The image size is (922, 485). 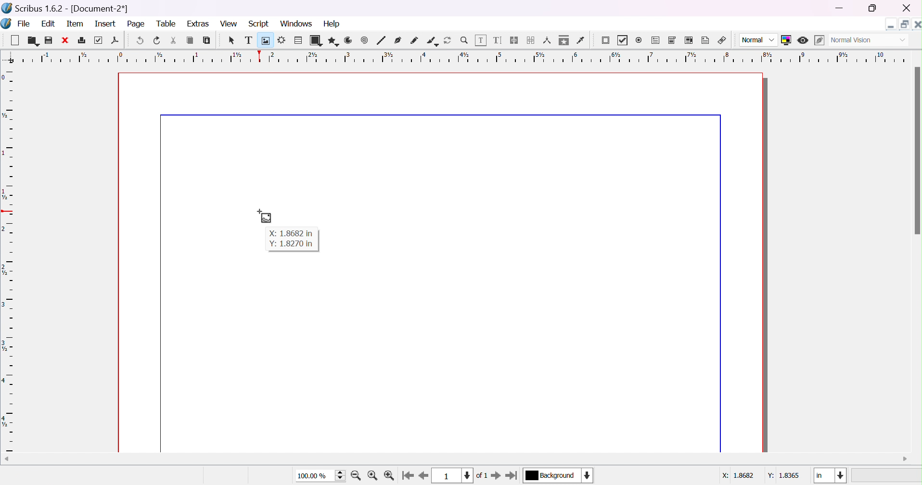 What do you see at coordinates (432, 39) in the screenshot?
I see `calligraphic line` at bounding box center [432, 39].